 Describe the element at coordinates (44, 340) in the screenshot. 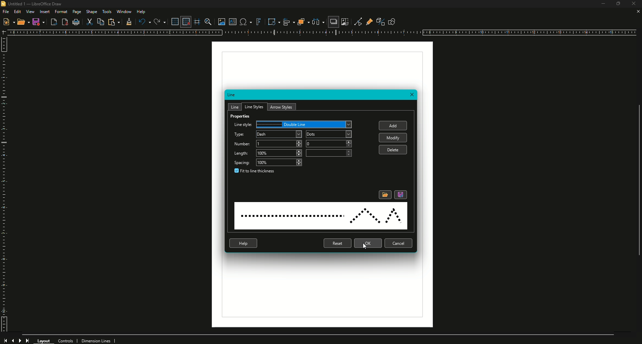

I see `Layout` at that location.